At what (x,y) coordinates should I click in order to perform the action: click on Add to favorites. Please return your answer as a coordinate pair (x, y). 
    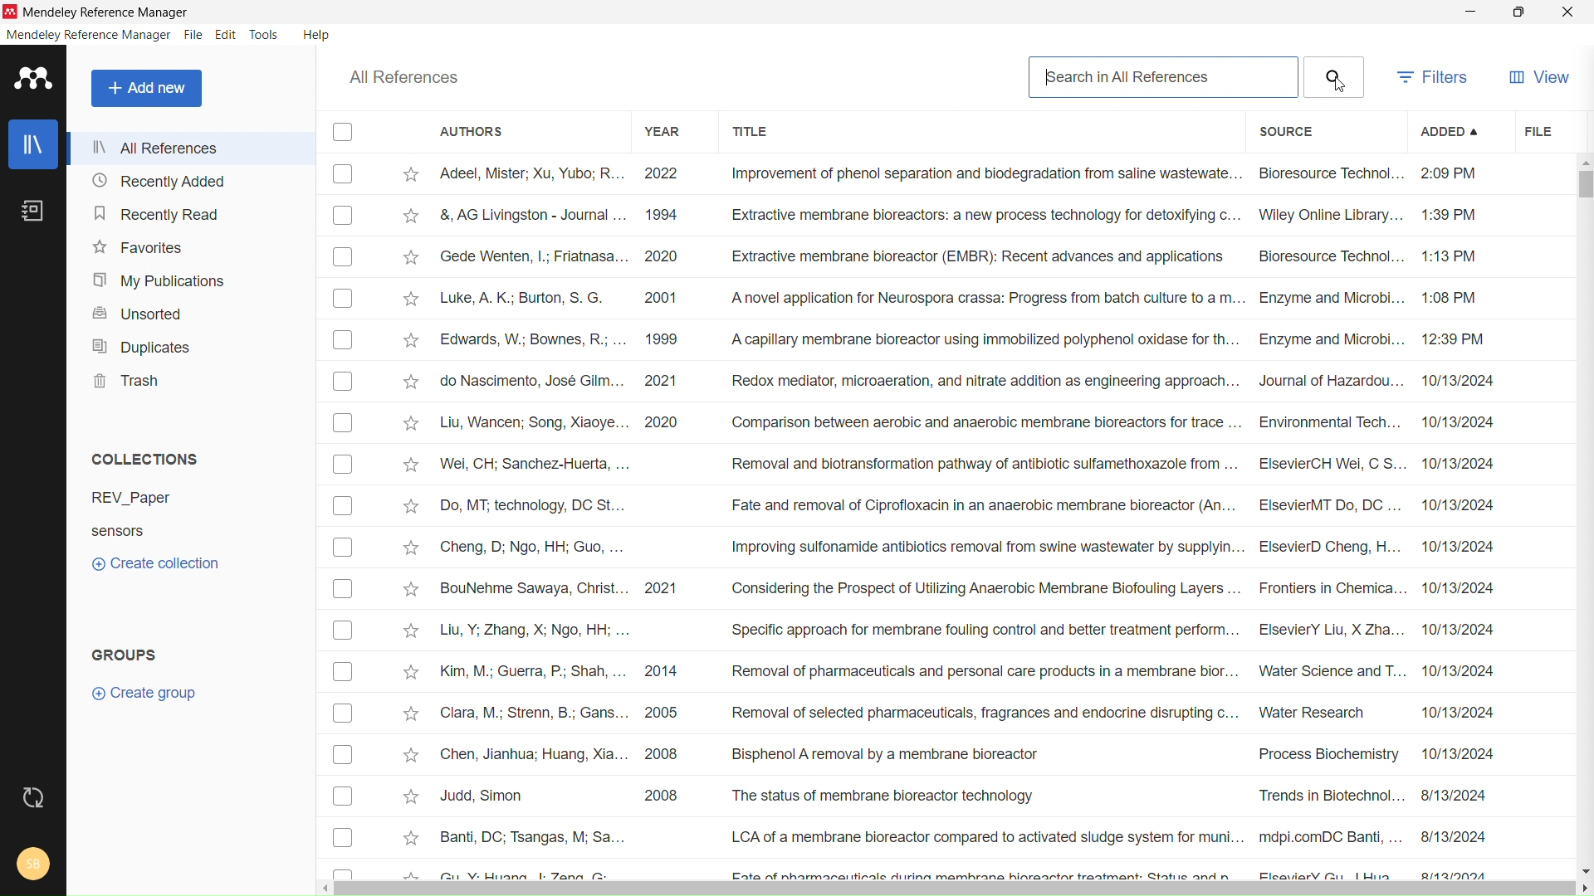
    Looking at the image, I should click on (410, 545).